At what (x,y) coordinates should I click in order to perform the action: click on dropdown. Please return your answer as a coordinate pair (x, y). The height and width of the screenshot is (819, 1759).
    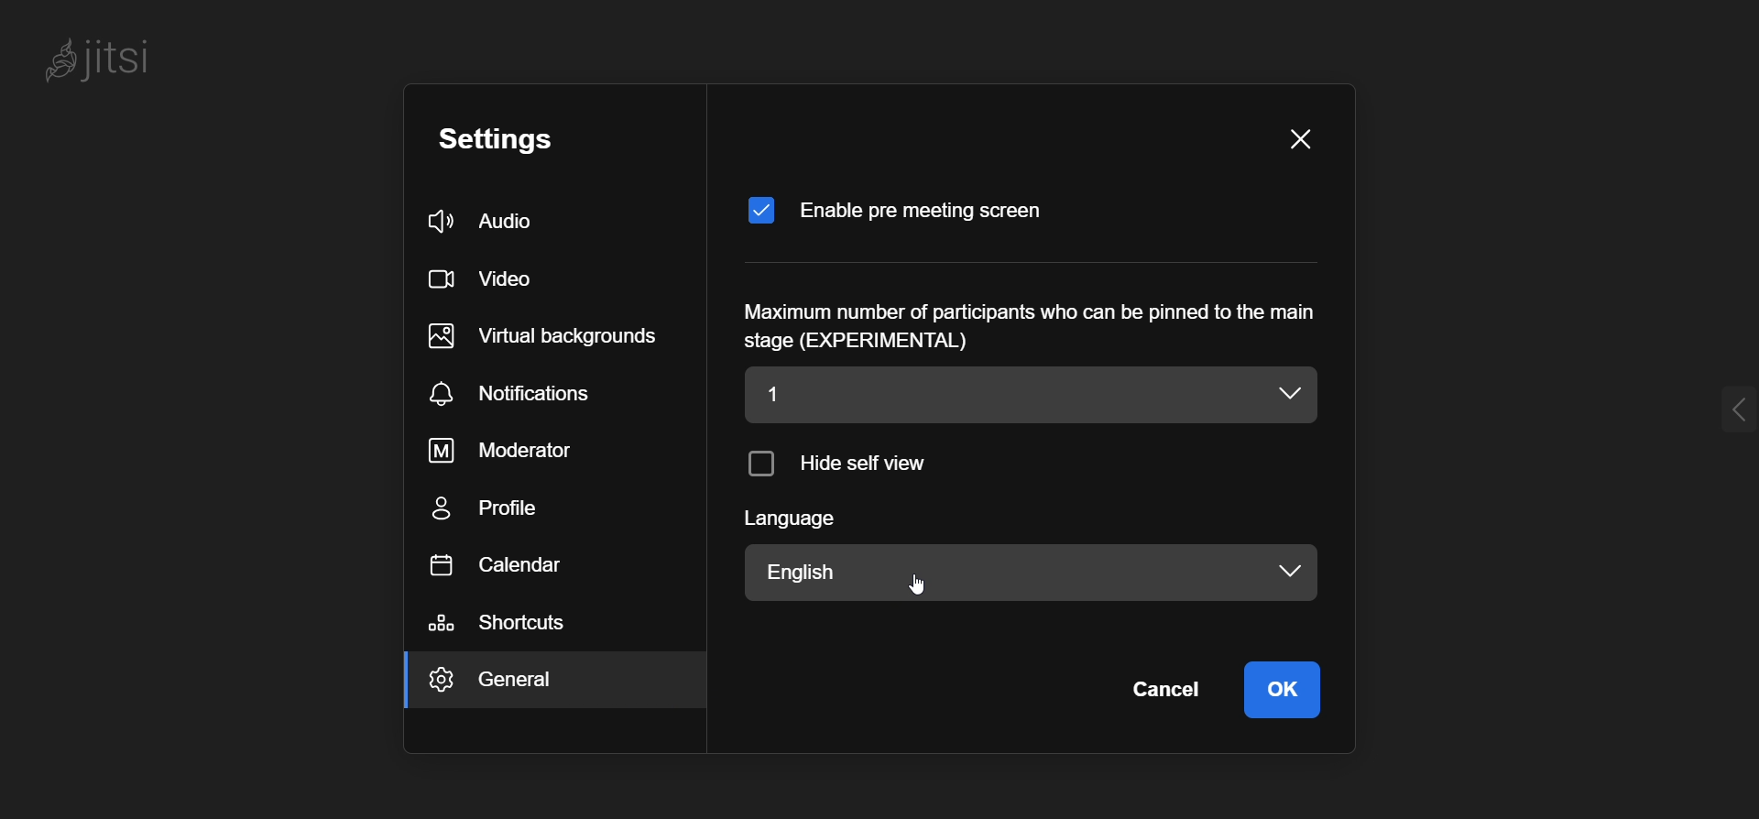
    Looking at the image, I should click on (1286, 574).